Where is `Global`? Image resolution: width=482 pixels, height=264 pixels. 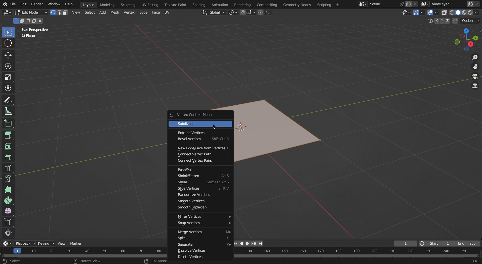
Global is located at coordinates (213, 13).